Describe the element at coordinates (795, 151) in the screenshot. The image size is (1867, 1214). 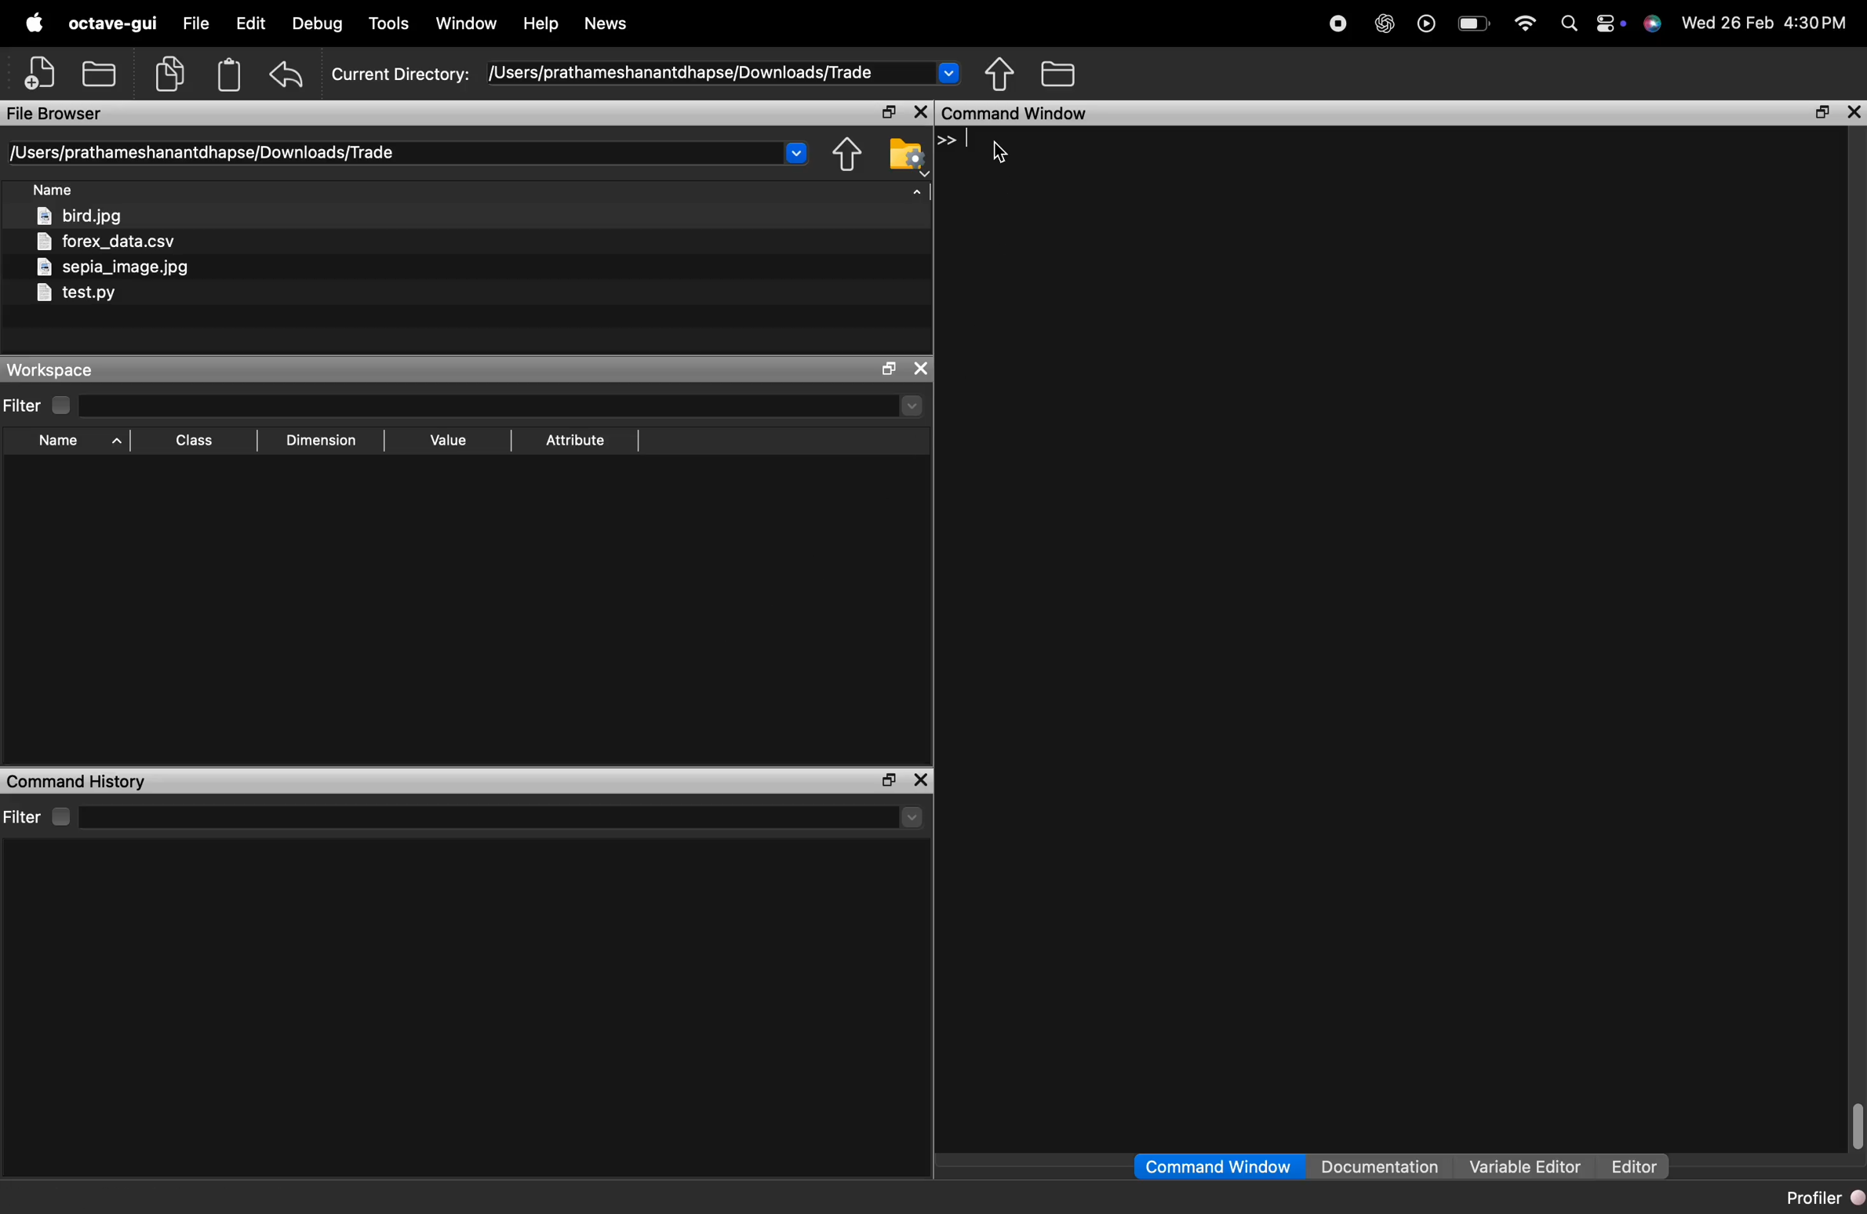
I see `Drop-down ` at that location.